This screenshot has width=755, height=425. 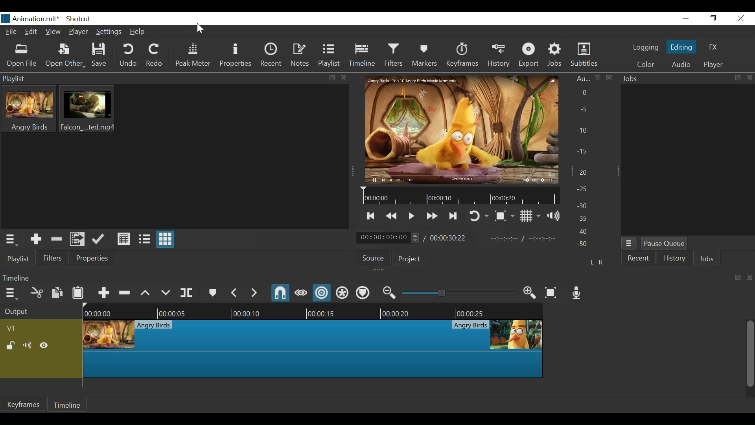 I want to click on Color, so click(x=647, y=65).